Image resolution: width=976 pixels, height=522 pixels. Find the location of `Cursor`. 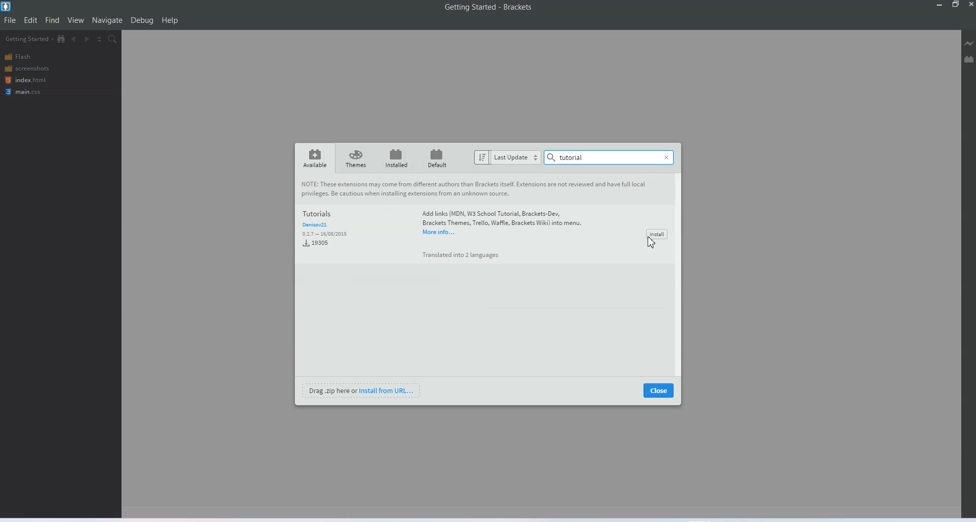

Cursor is located at coordinates (653, 242).